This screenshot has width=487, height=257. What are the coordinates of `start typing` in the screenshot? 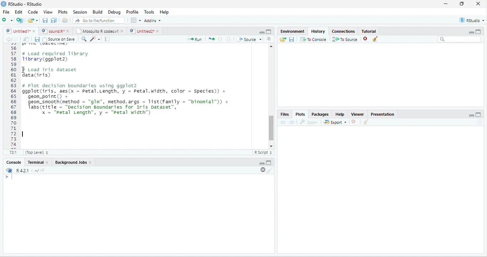 It's located at (10, 177).